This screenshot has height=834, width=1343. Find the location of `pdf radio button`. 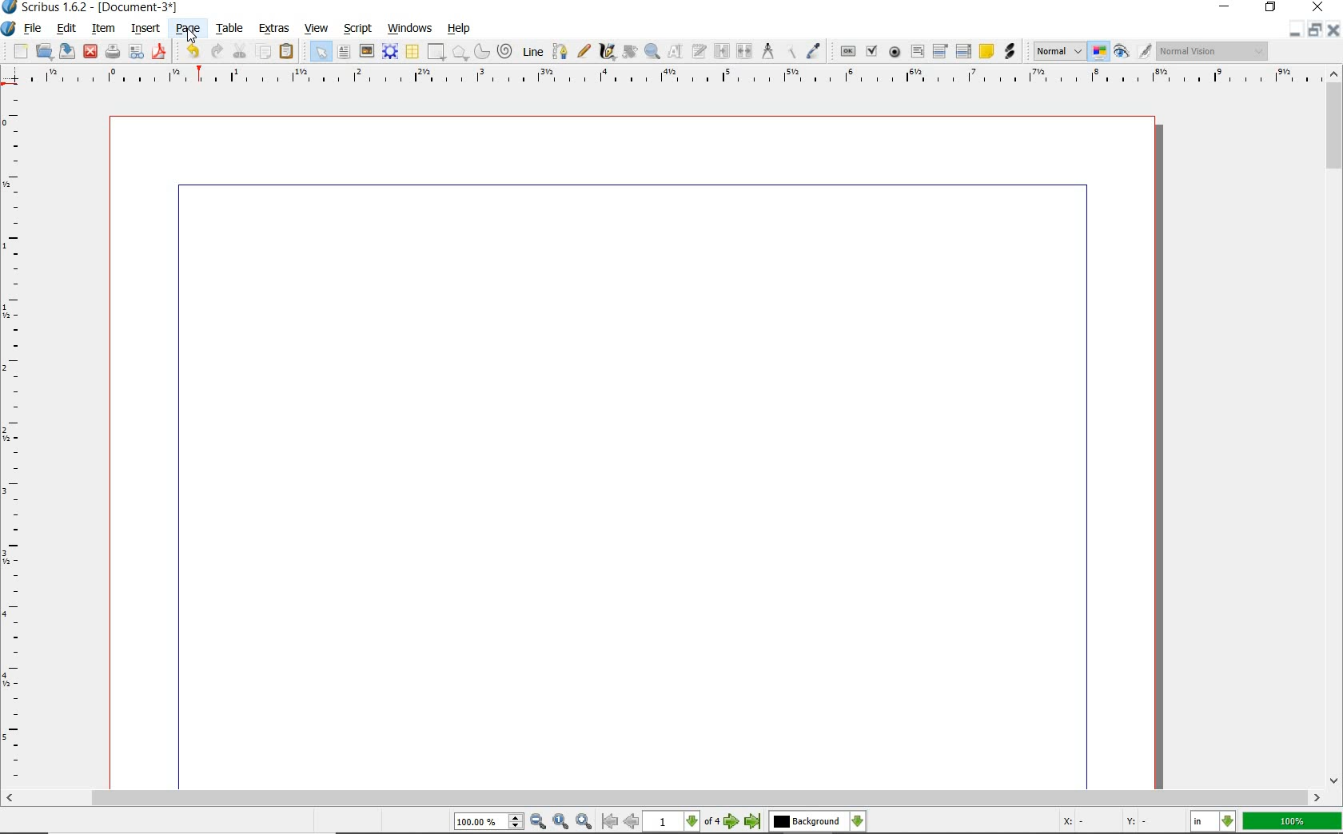

pdf radio button is located at coordinates (895, 52).